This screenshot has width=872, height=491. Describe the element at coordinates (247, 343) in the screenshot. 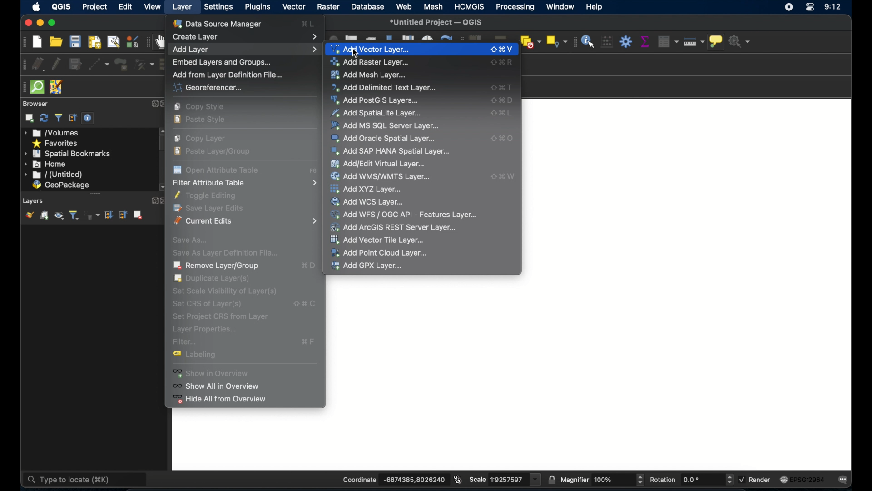

I see `Filter...` at that location.